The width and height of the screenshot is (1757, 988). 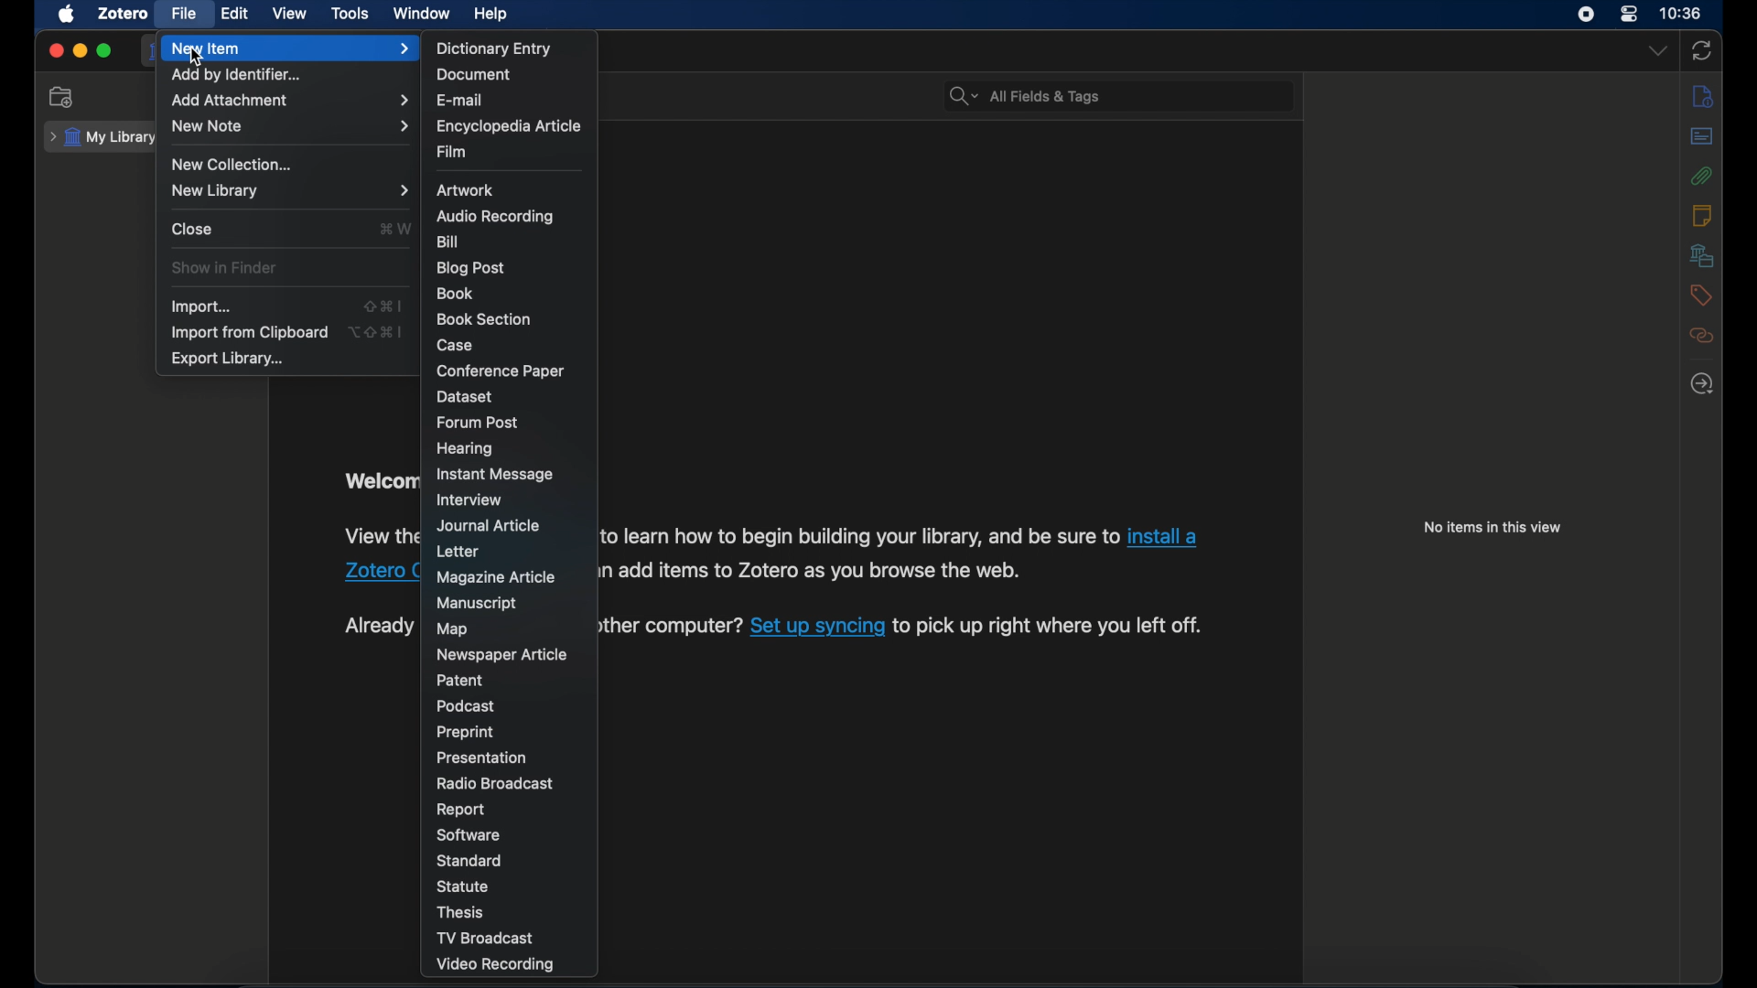 I want to click on new note, so click(x=292, y=126).